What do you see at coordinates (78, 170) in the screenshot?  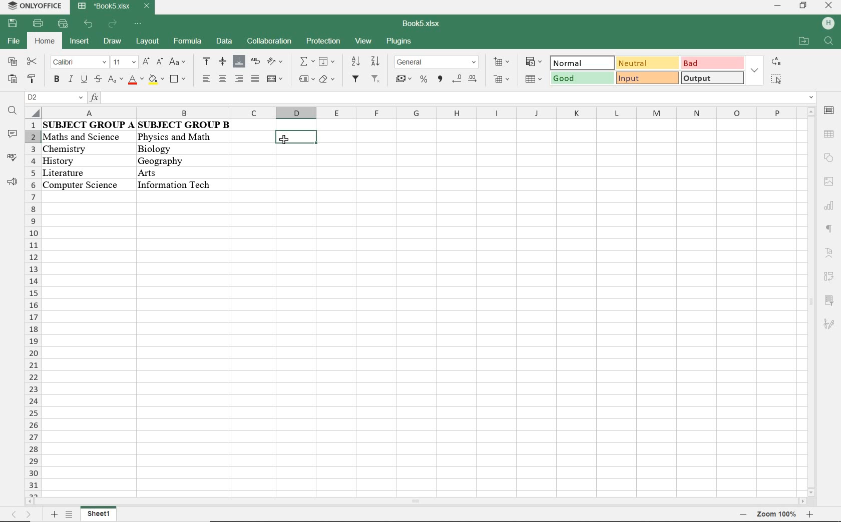 I see `literature` at bounding box center [78, 170].